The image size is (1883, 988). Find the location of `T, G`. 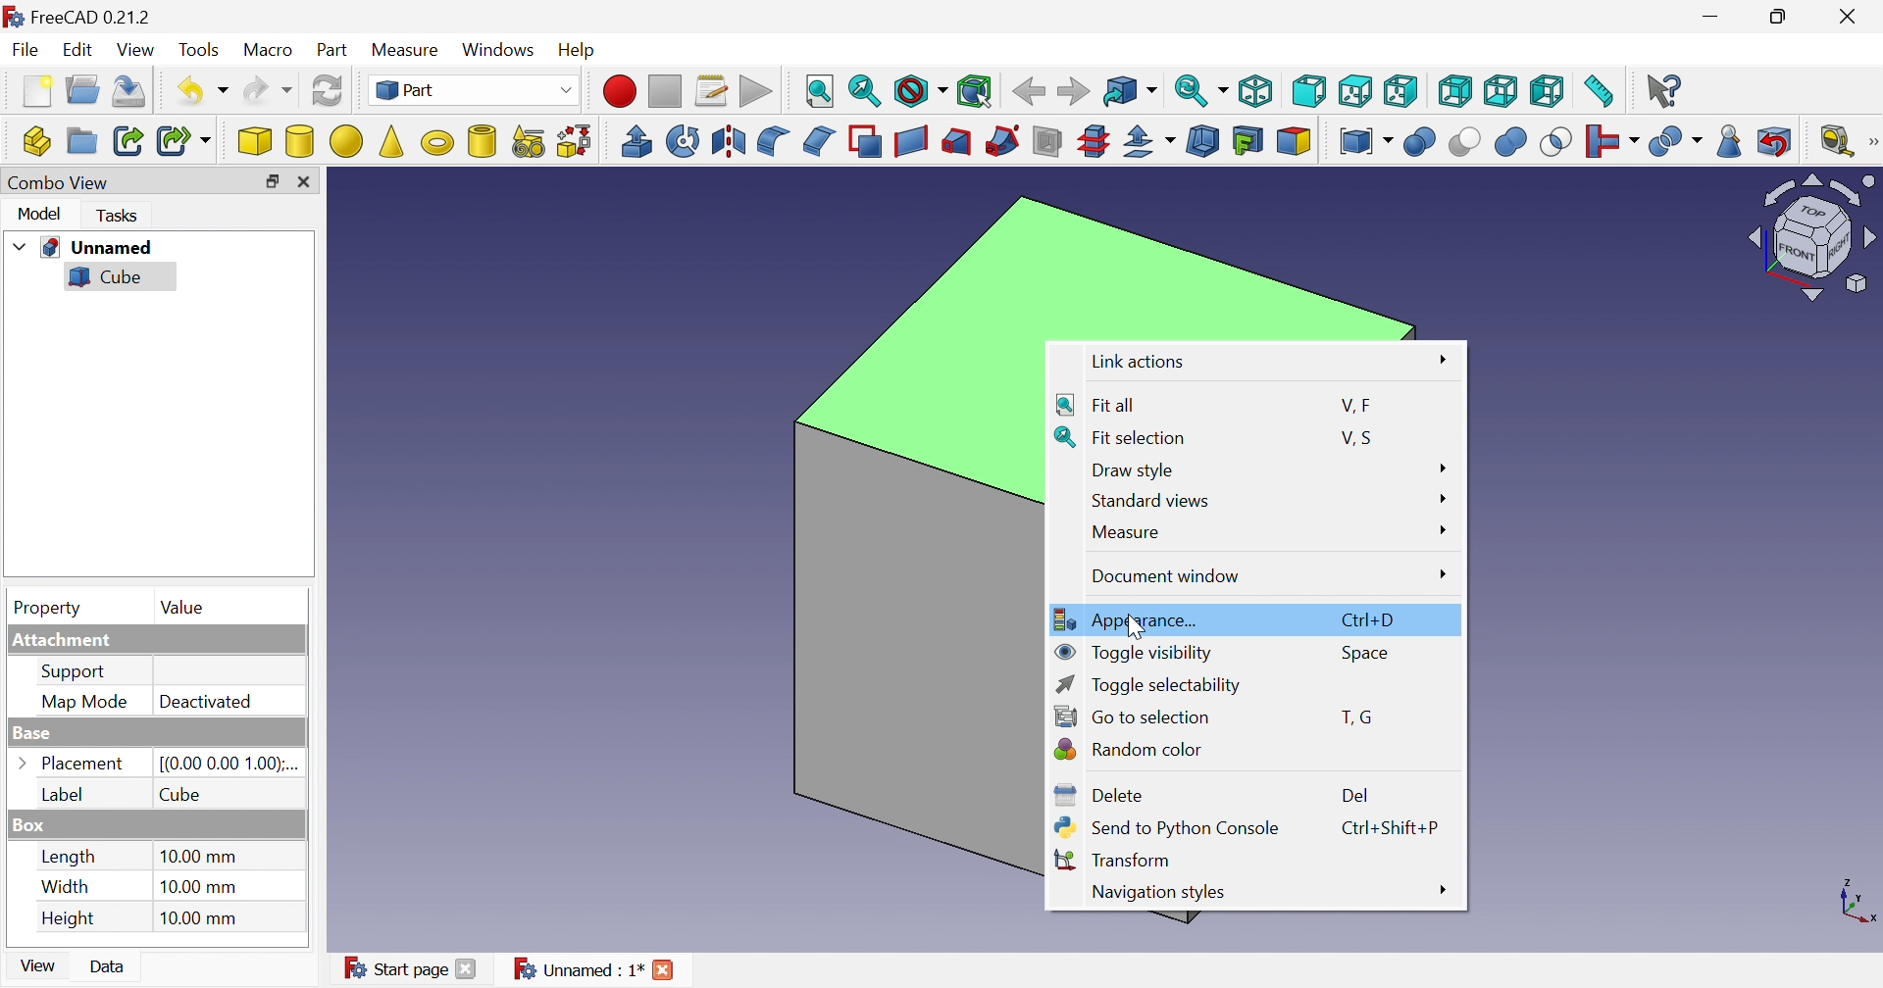

T, G is located at coordinates (1356, 715).